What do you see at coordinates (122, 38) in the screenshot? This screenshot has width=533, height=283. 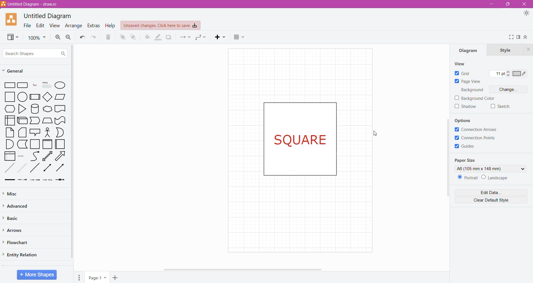 I see `To Front` at bounding box center [122, 38].